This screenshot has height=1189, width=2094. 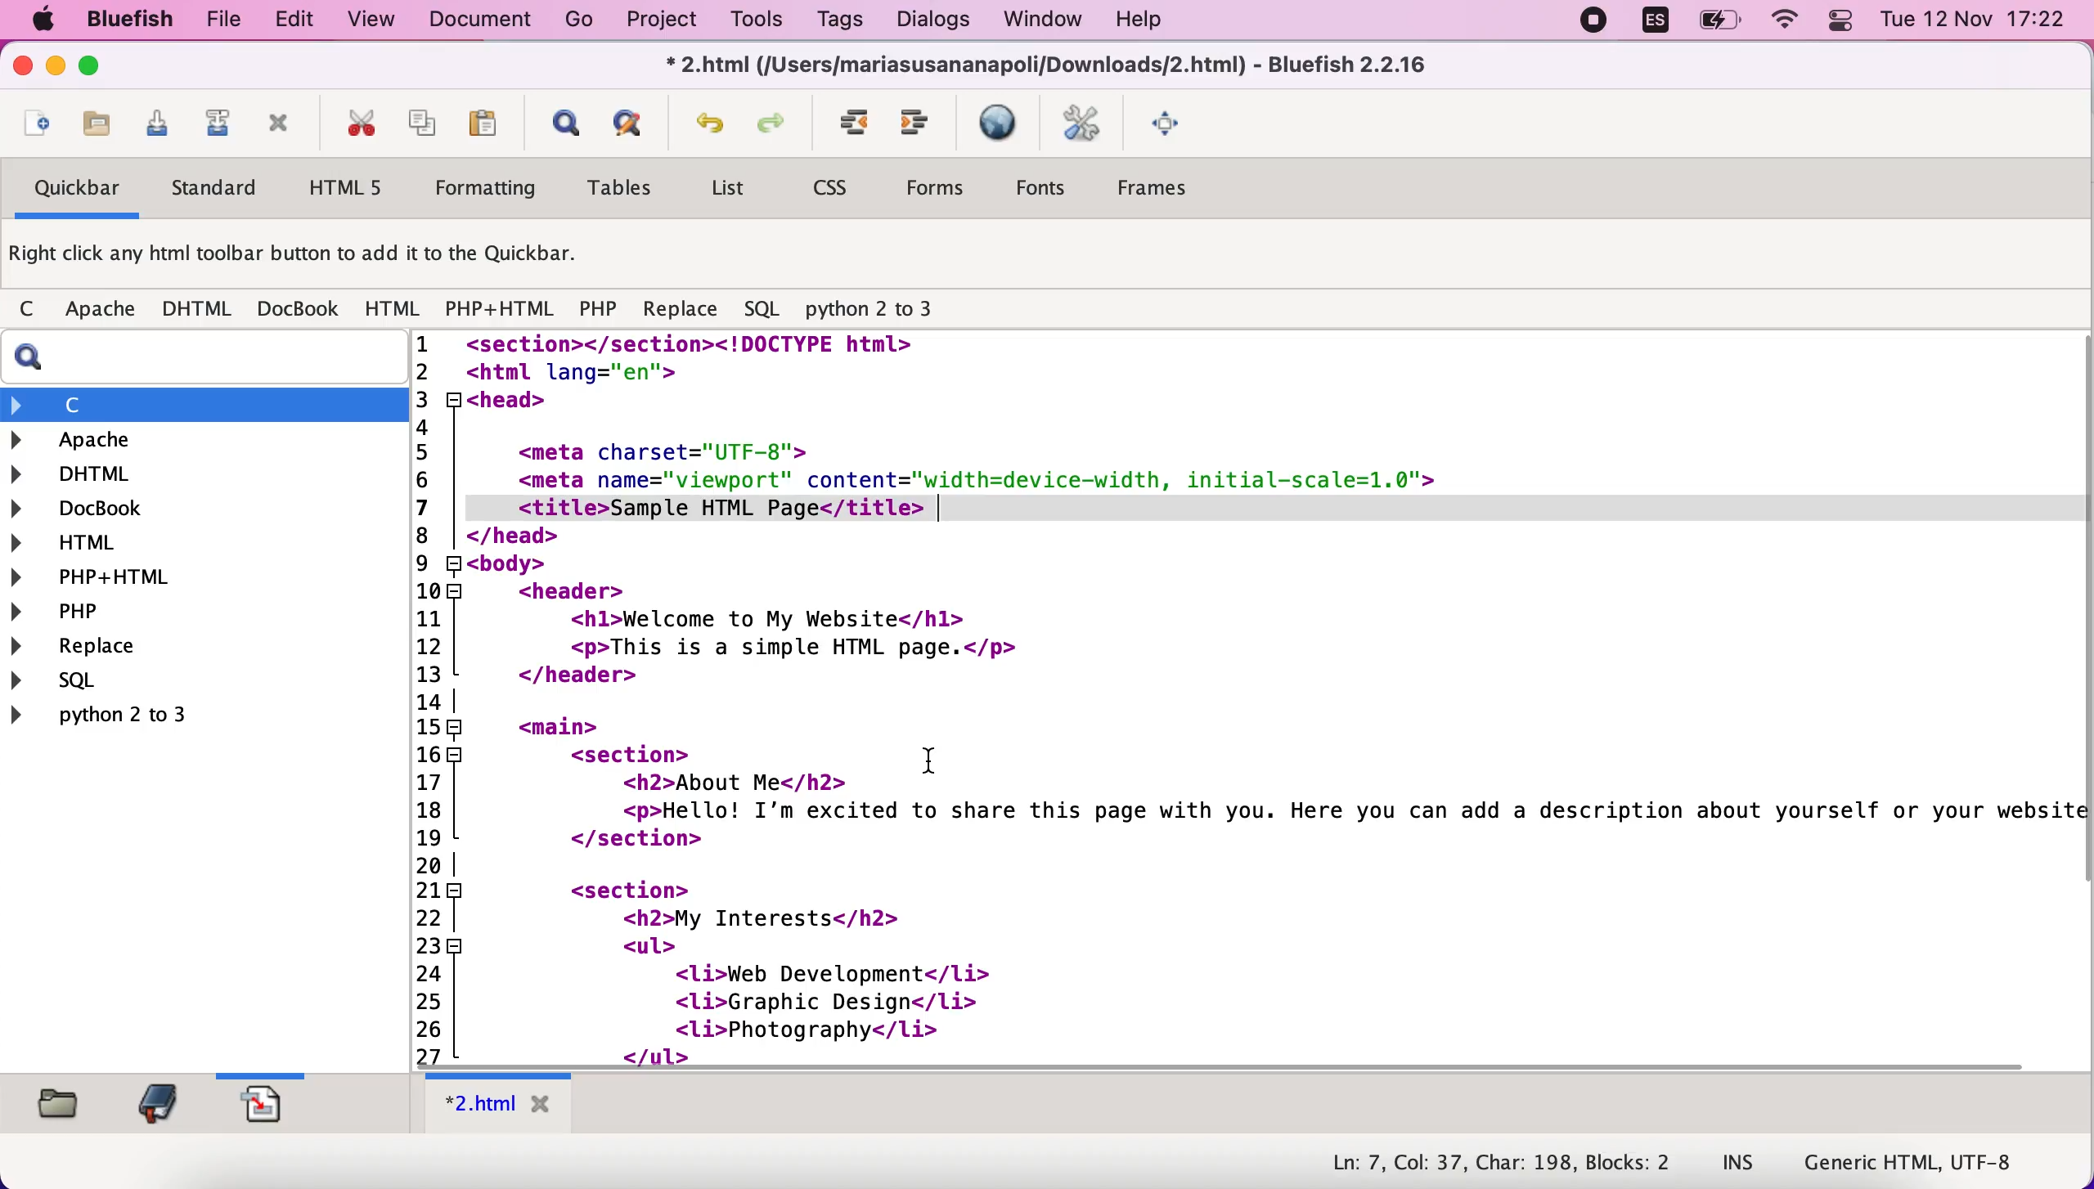 I want to click on docbook, so click(x=301, y=308).